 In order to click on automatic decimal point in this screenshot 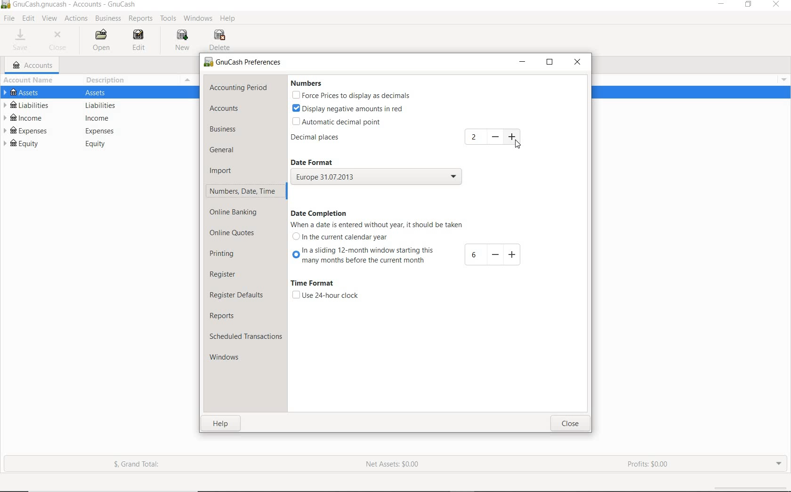, I will do `click(342, 121)`.